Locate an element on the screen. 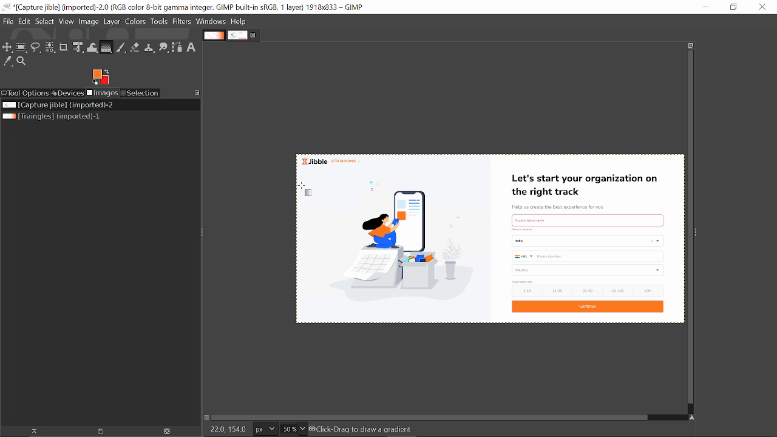  Zoom tool is located at coordinates (21, 61).